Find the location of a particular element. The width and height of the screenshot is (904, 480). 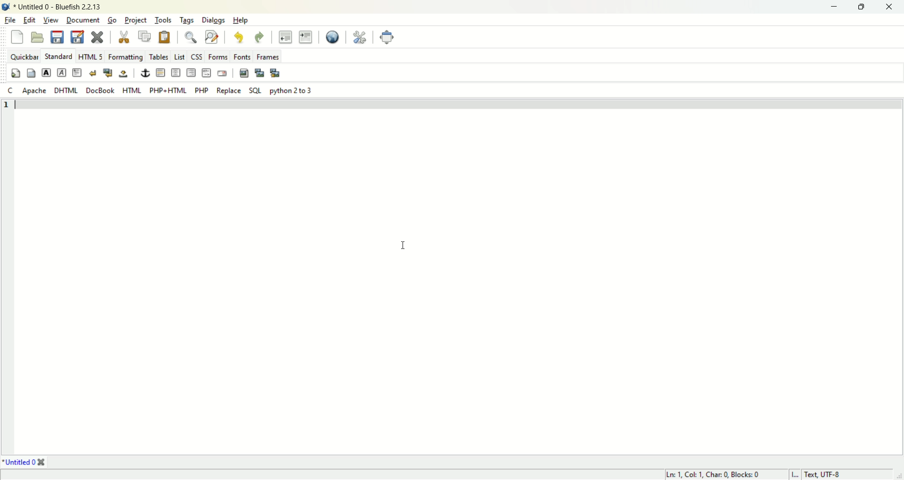

help is located at coordinates (241, 20).